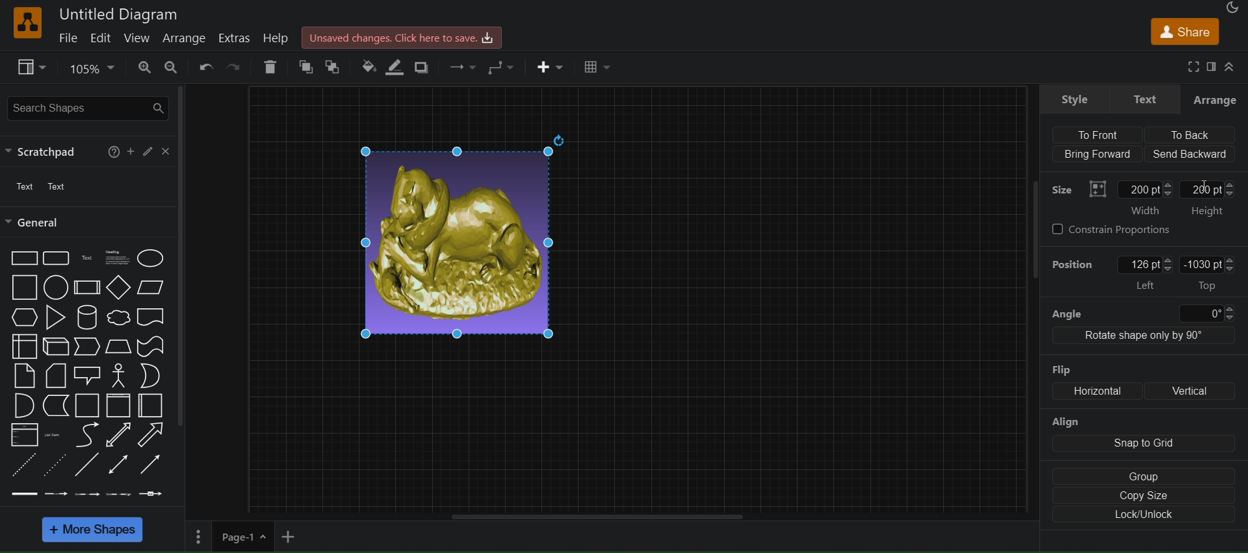 This screenshot has height=553, width=1248. Describe the element at coordinates (402, 36) in the screenshot. I see `Unsaved changes.Click here to save.` at that location.